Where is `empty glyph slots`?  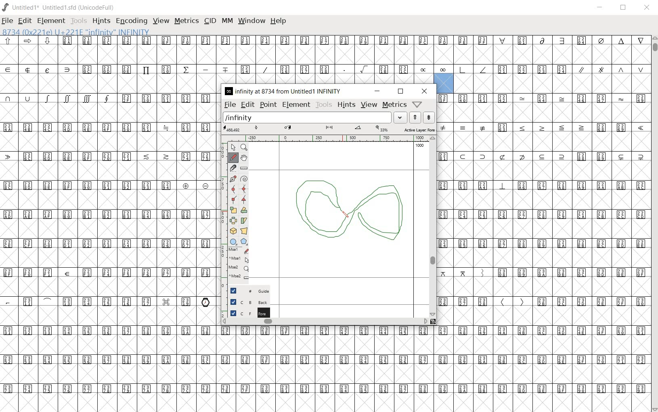 empty glyph slots is located at coordinates (110, 229).